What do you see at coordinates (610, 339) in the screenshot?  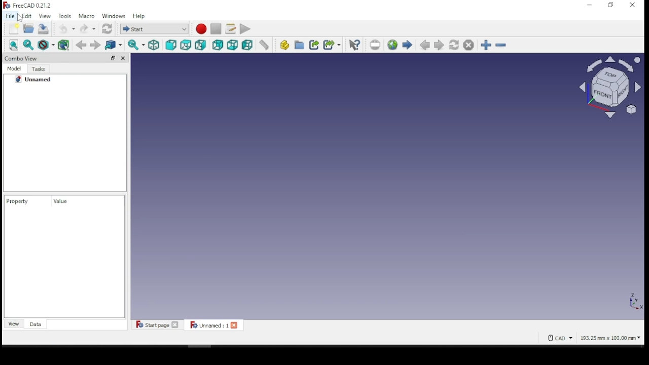 I see `193.35 mm x 100.00 mm` at bounding box center [610, 339].